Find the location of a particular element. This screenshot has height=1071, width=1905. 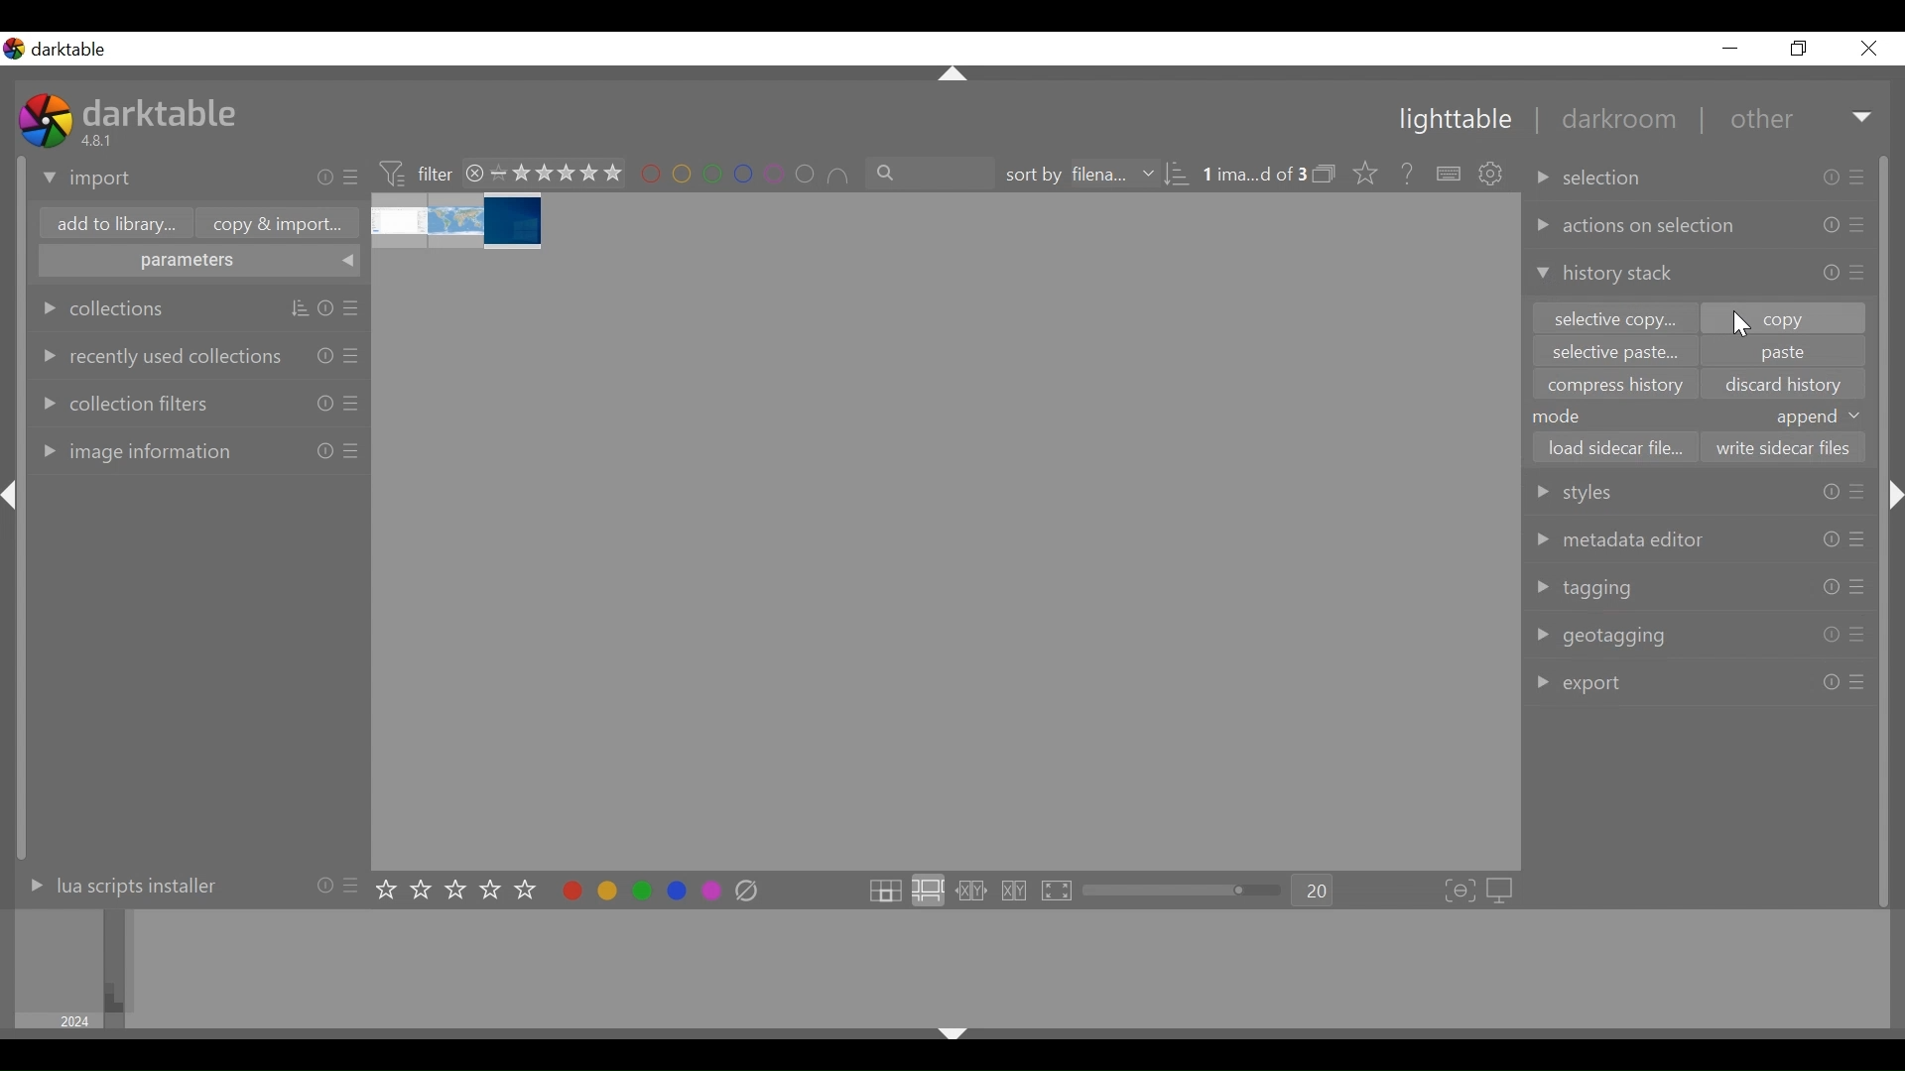

paste is located at coordinates (1784, 352).